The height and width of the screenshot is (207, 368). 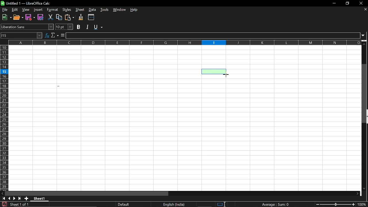 I want to click on View, so click(x=26, y=10).